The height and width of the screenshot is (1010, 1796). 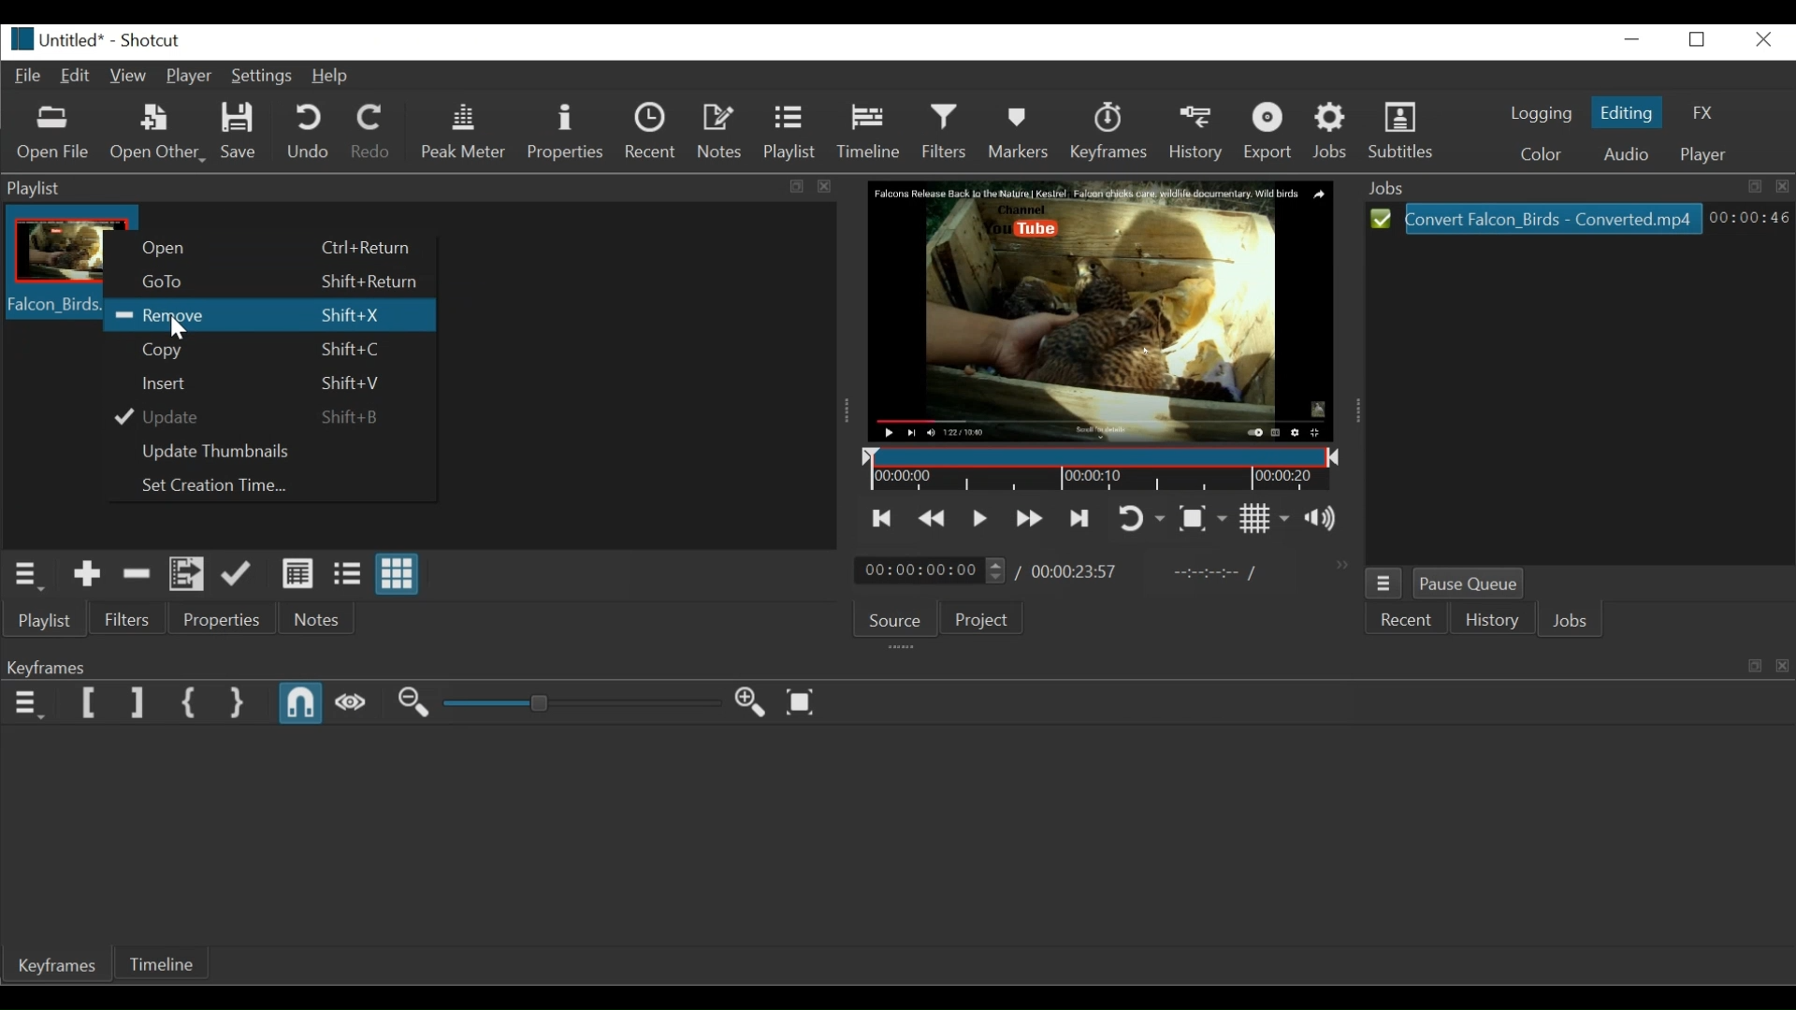 What do you see at coordinates (566, 132) in the screenshot?
I see `Properties` at bounding box center [566, 132].